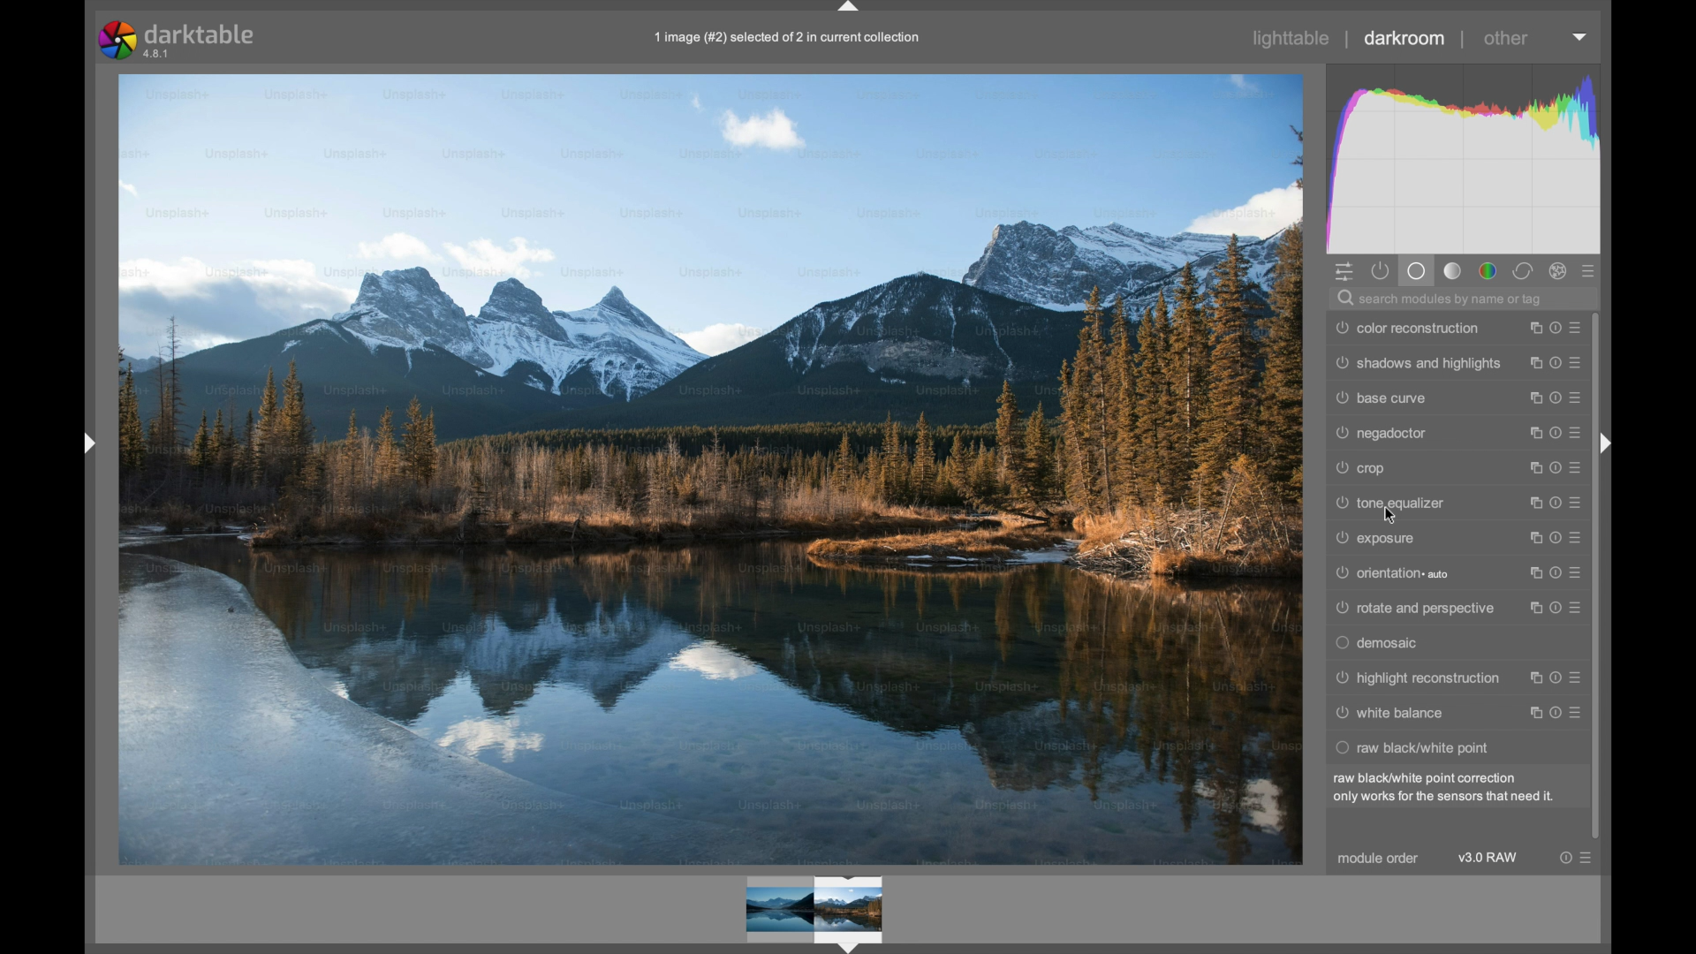  Describe the element at coordinates (1344, 272) in the screenshot. I see `show quick access panel` at that location.